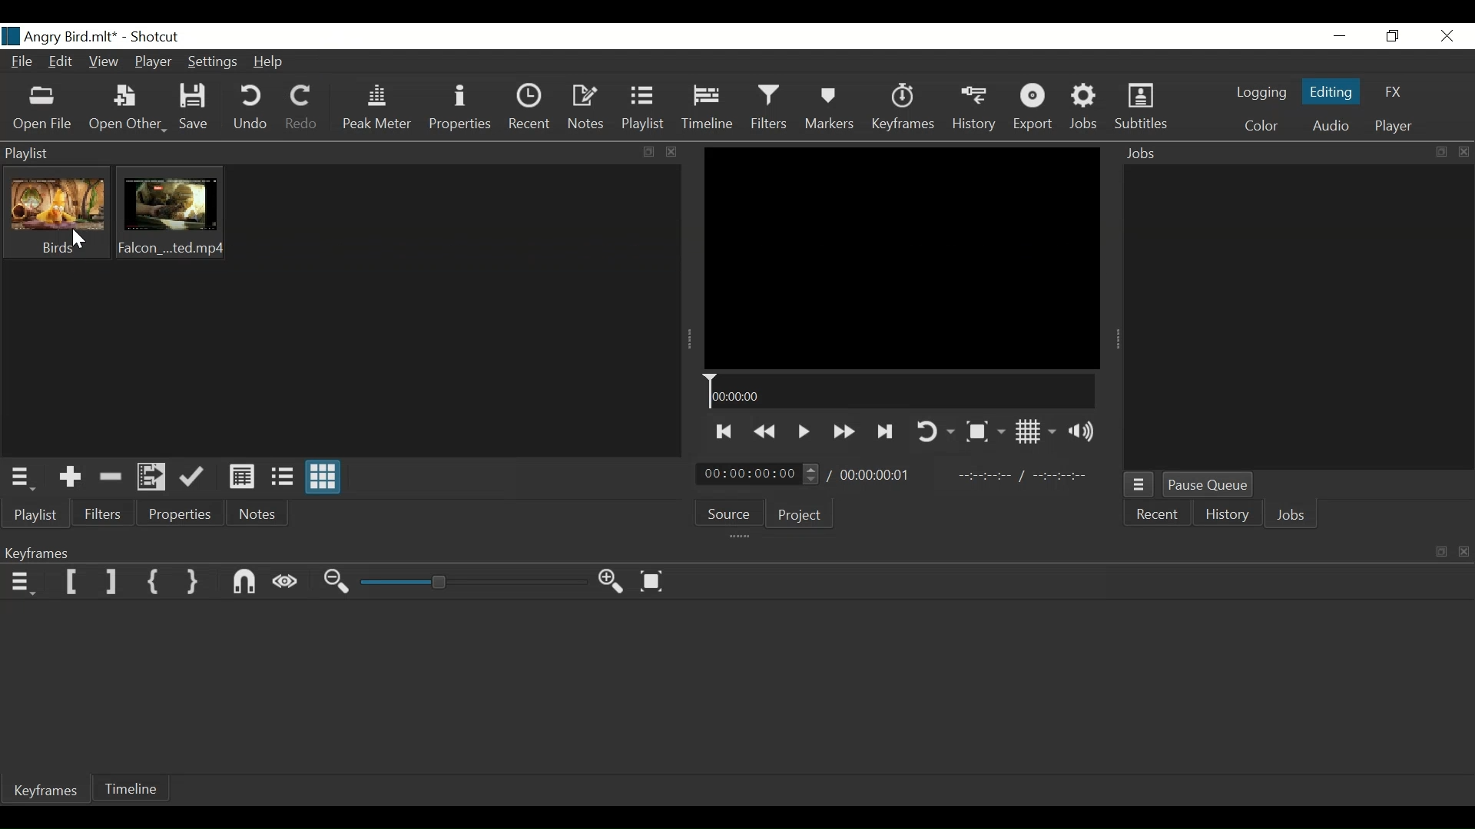  Describe the element at coordinates (724, 512) in the screenshot. I see `` at that location.